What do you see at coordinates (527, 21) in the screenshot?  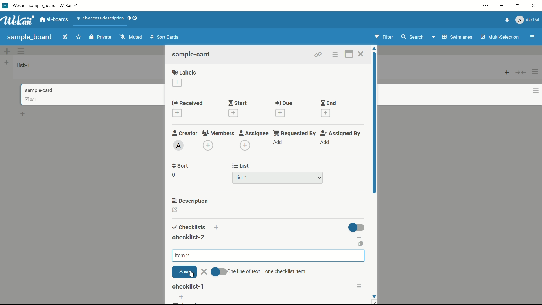 I see `profile` at bounding box center [527, 21].